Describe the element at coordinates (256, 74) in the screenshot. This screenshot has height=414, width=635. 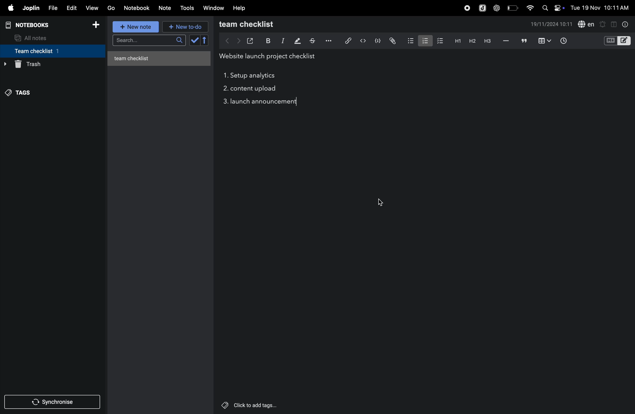
I see `setup analytics` at that location.